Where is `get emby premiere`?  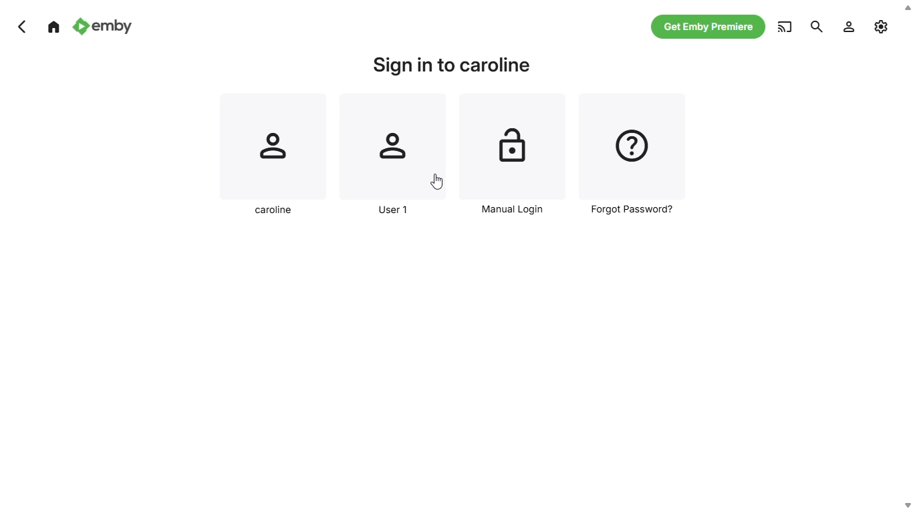 get emby premiere is located at coordinates (710, 28).